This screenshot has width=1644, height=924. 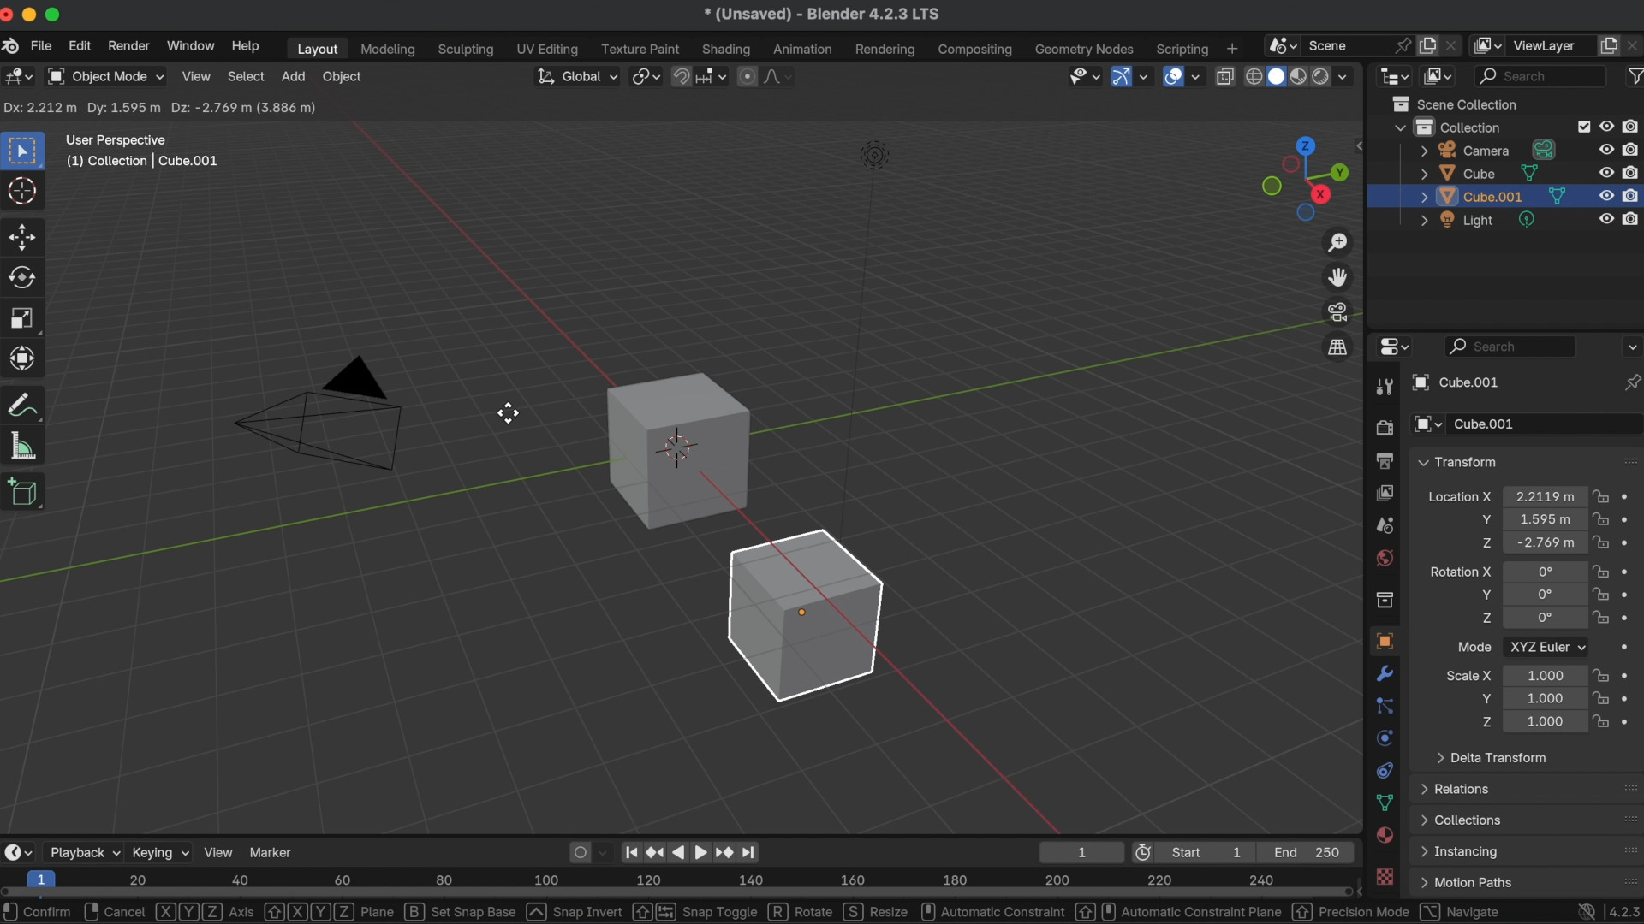 I want to click on add, so click(x=293, y=76).